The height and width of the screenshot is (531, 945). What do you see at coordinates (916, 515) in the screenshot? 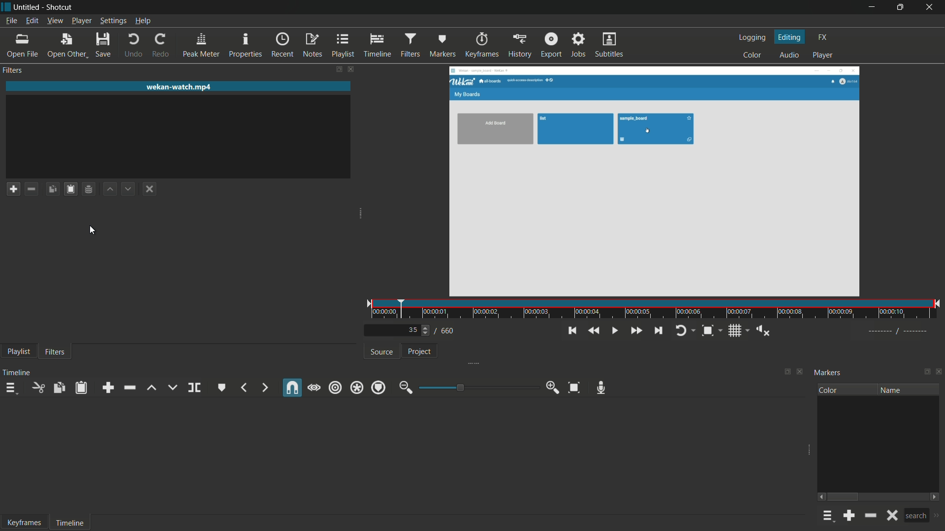
I see `search` at bounding box center [916, 515].